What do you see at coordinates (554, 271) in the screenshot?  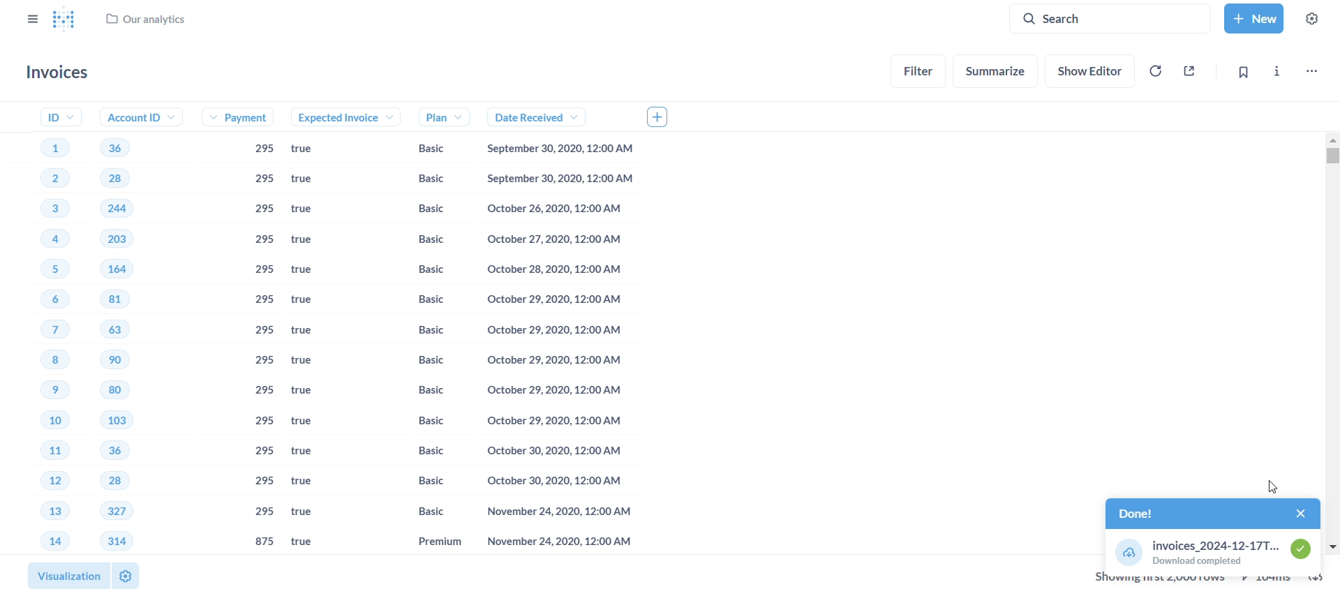 I see `October 28, 2020, 12:00 AM` at bounding box center [554, 271].